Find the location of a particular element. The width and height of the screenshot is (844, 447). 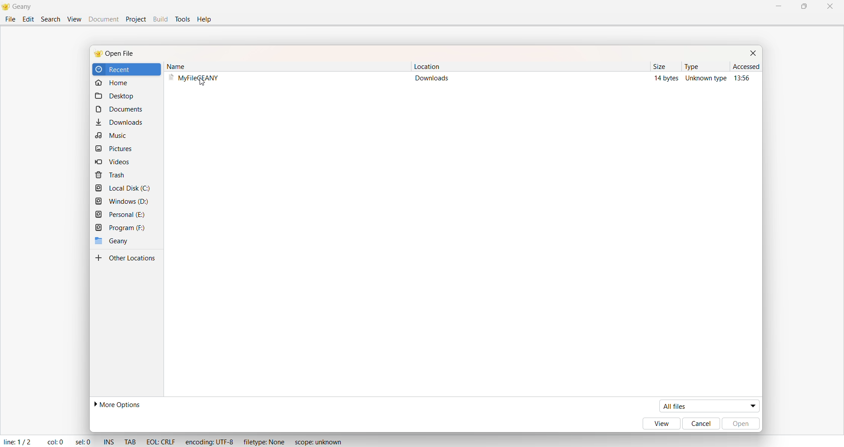

music is located at coordinates (113, 136).